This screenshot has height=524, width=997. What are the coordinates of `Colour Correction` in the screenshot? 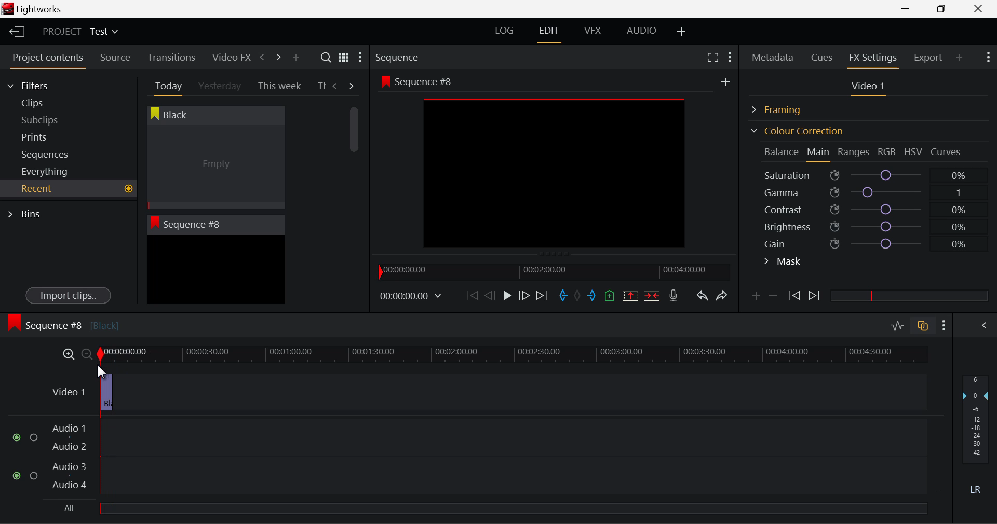 It's located at (797, 131).